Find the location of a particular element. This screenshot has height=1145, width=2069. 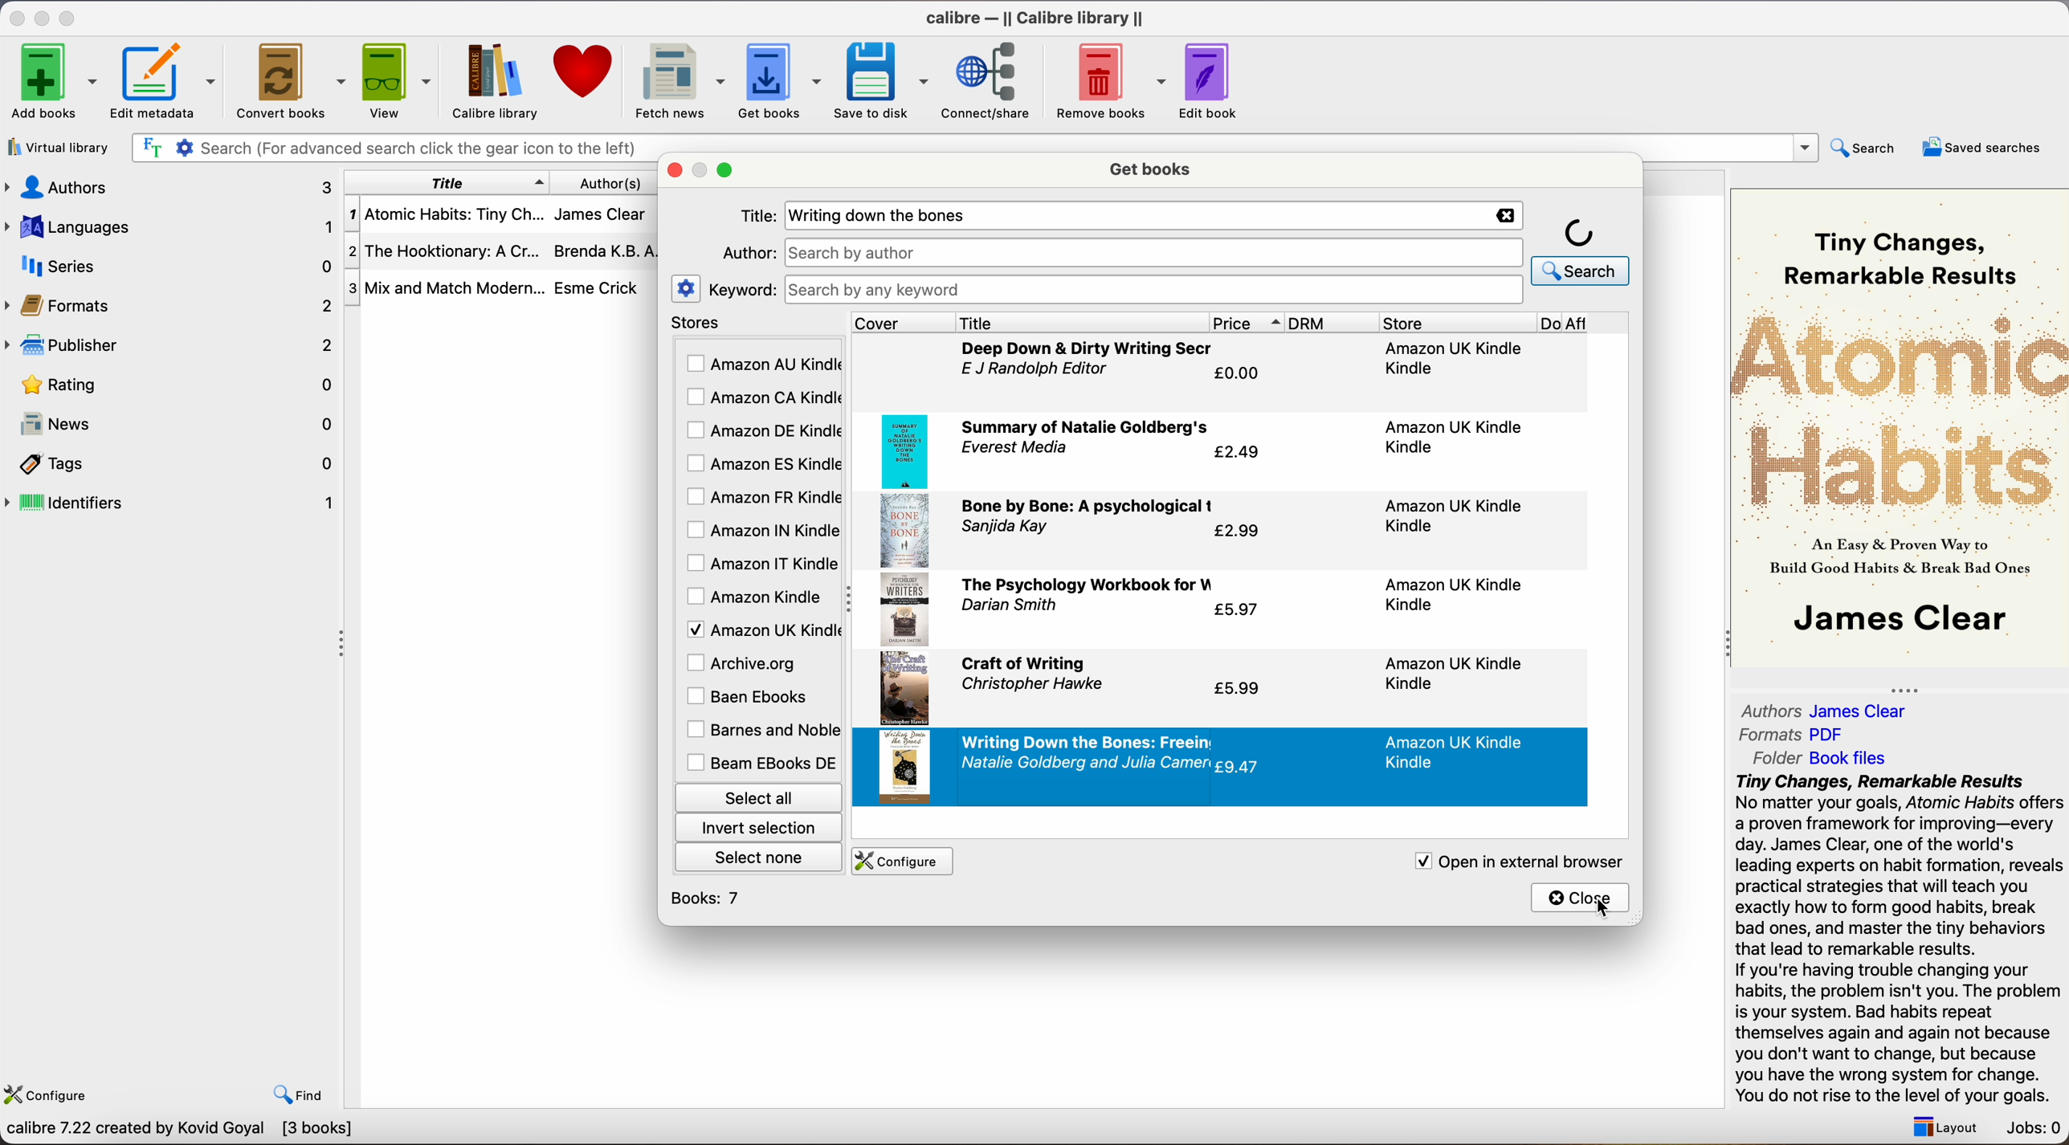

virtual library is located at coordinates (59, 149).